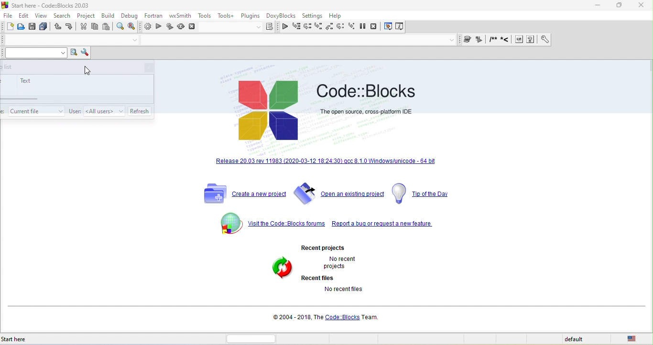  What do you see at coordinates (255, 338) in the screenshot?
I see `horizontal scroll bar` at bounding box center [255, 338].